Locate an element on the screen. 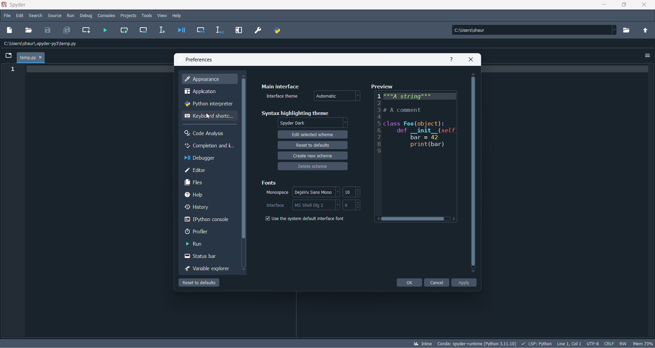  Ipython console is located at coordinates (207, 220).